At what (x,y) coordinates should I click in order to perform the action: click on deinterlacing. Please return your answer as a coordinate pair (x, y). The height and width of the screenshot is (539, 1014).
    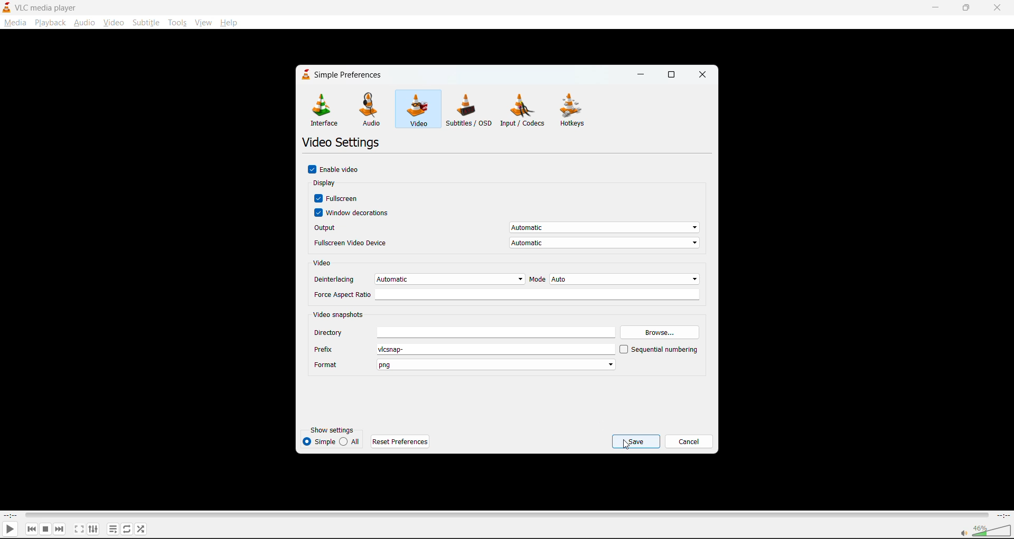
    Looking at the image, I should click on (418, 278).